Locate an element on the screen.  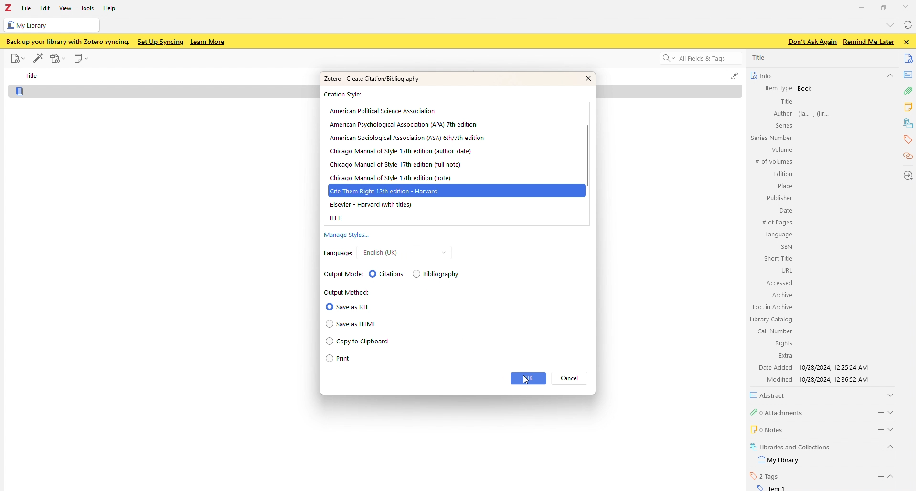
10/28/2024, 12:36:52 AM is located at coordinates (838, 380).